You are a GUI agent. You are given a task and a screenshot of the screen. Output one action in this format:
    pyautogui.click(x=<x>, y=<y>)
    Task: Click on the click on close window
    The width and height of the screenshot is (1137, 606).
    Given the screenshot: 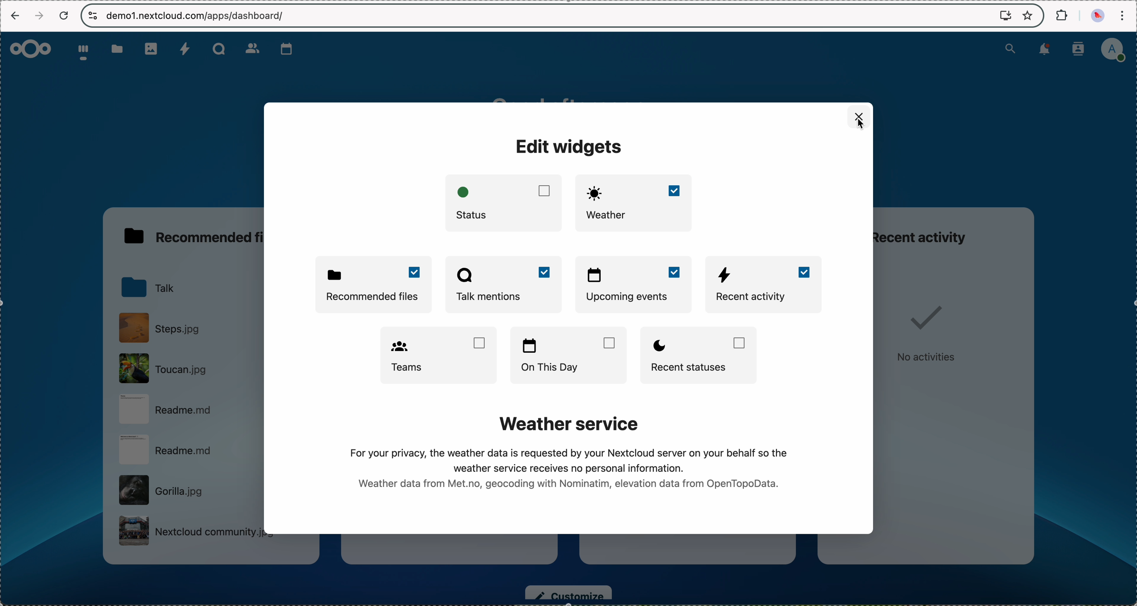 What is the action you would take?
    pyautogui.click(x=856, y=112)
    